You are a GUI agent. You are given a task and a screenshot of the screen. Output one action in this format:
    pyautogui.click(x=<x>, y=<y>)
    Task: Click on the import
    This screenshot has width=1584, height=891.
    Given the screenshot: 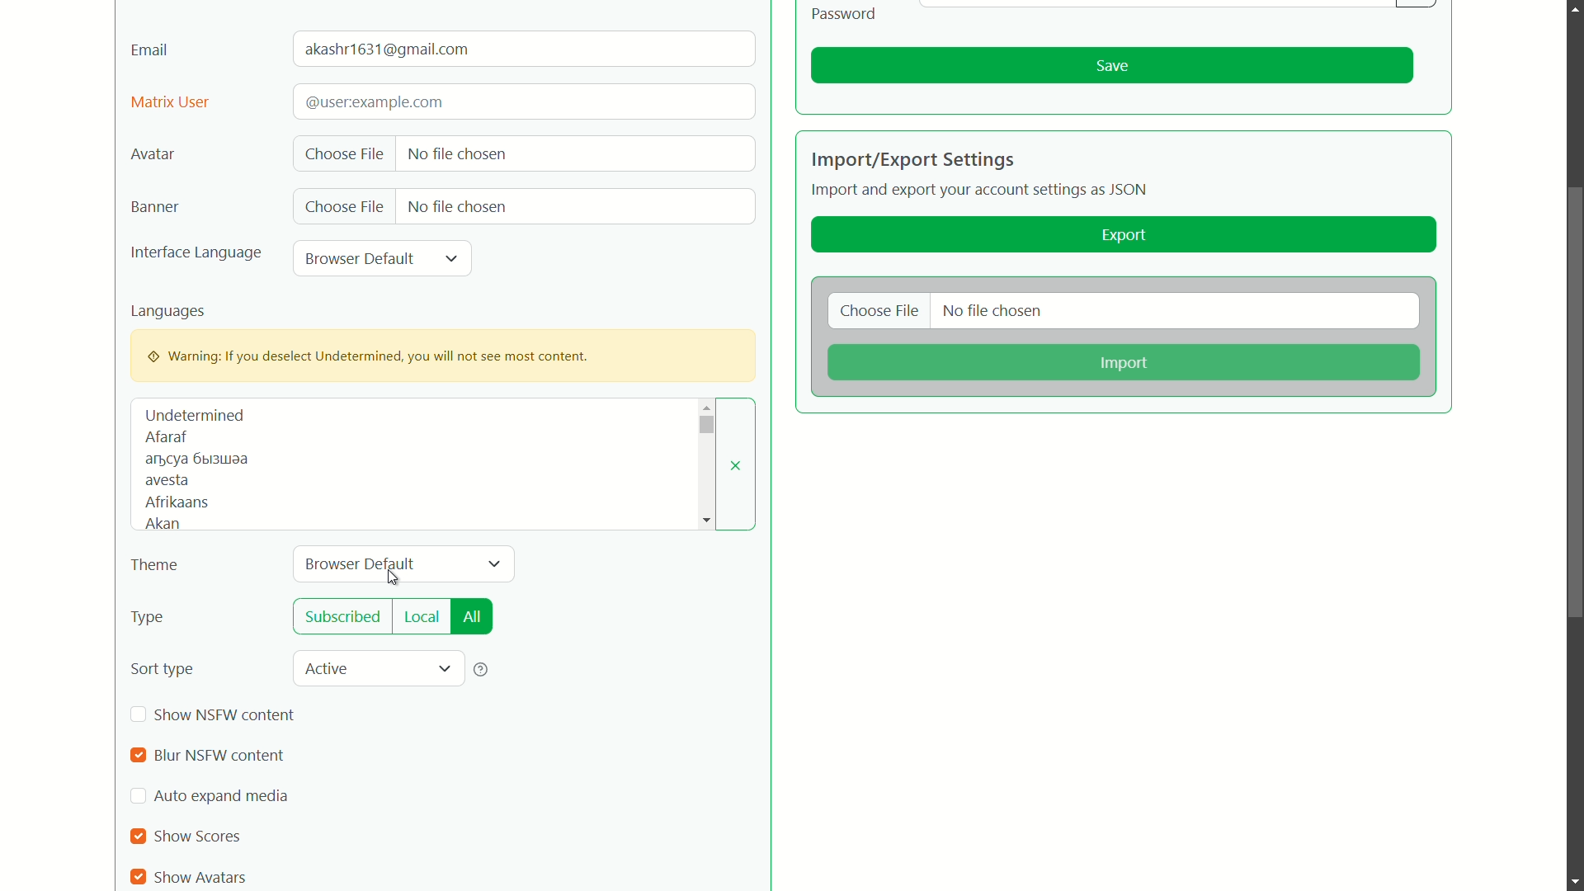 What is the action you would take?
    pyautogui.click(x=1121, y=364)
    